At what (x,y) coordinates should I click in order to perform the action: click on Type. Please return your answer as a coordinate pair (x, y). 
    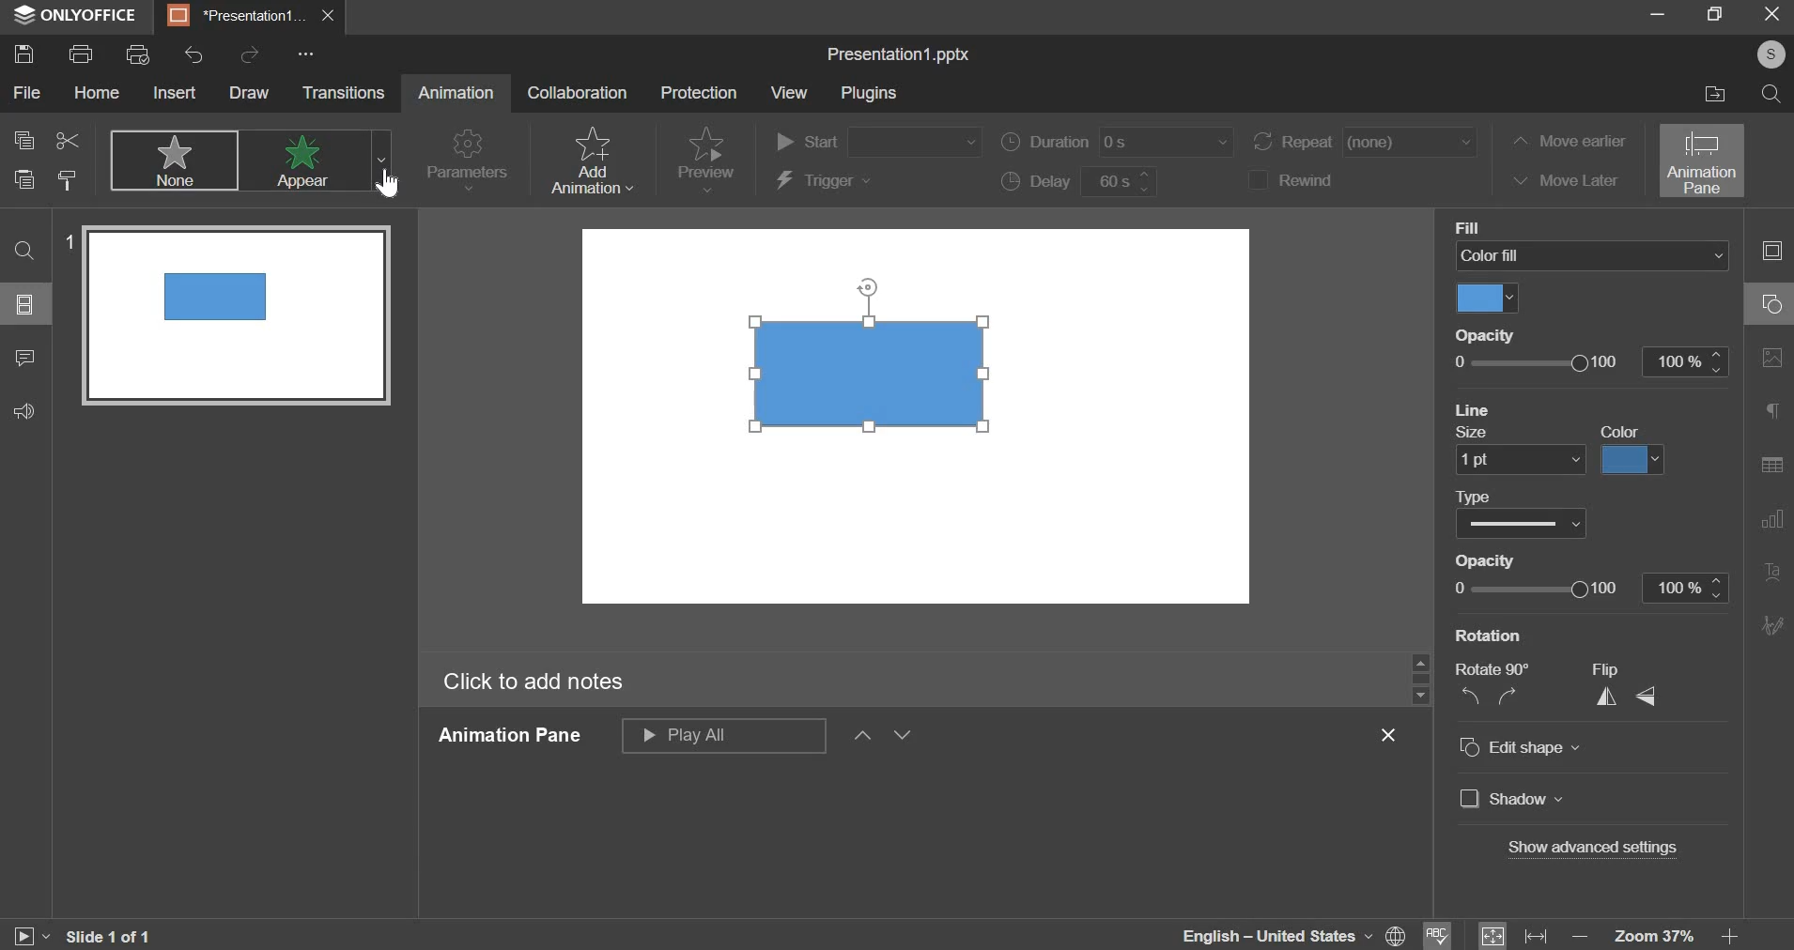
    Looking at the image, I should click on (1486, 495).